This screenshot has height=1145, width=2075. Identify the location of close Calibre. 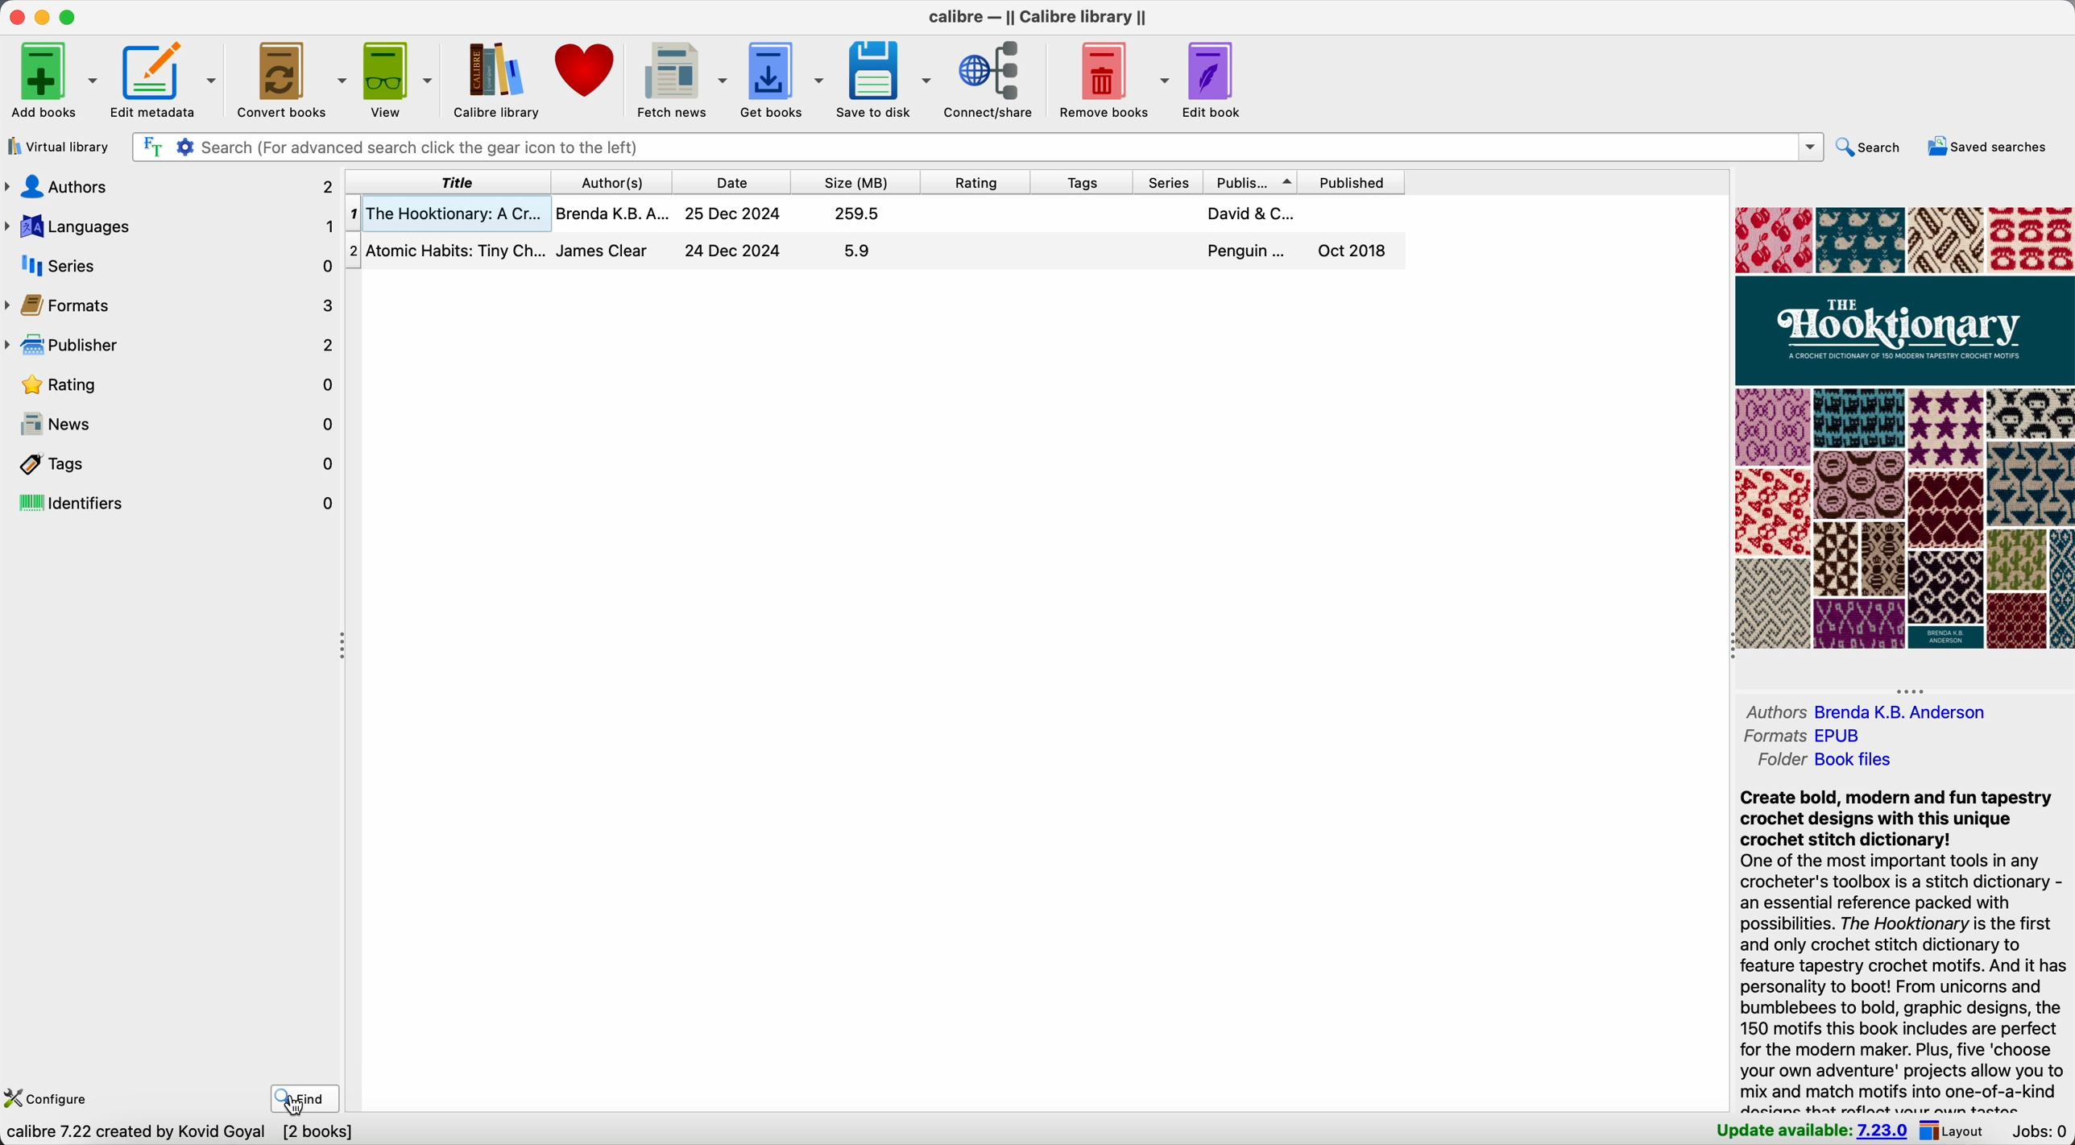
(13, 16).